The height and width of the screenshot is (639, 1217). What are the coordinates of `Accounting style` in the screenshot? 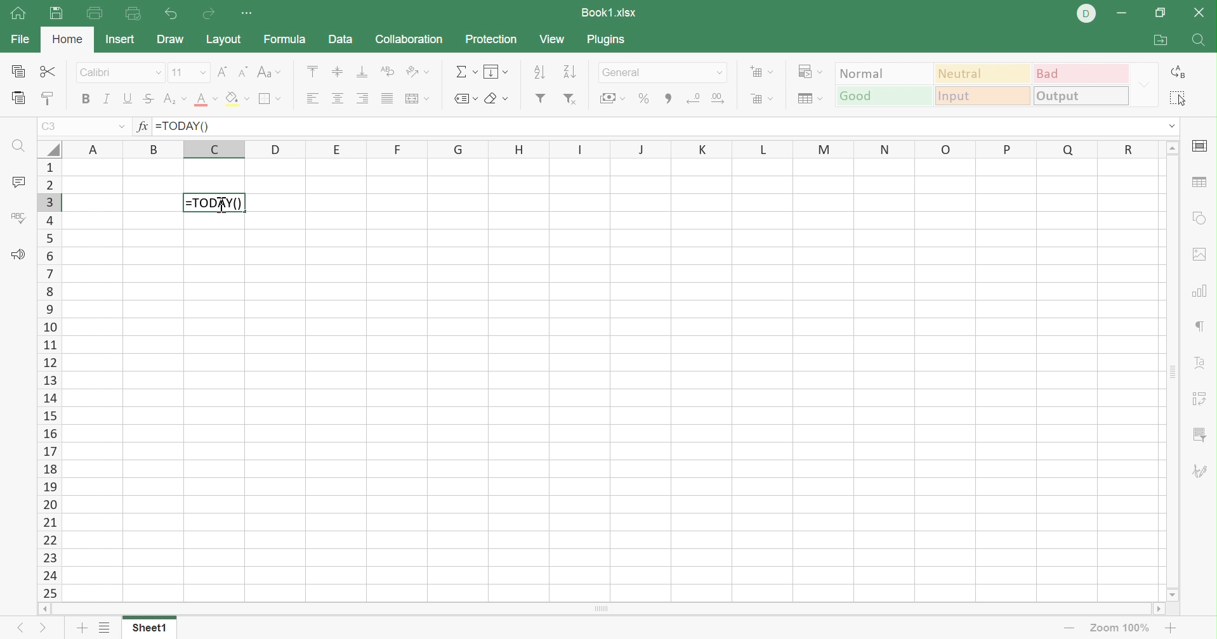 It's located at (611, 98).